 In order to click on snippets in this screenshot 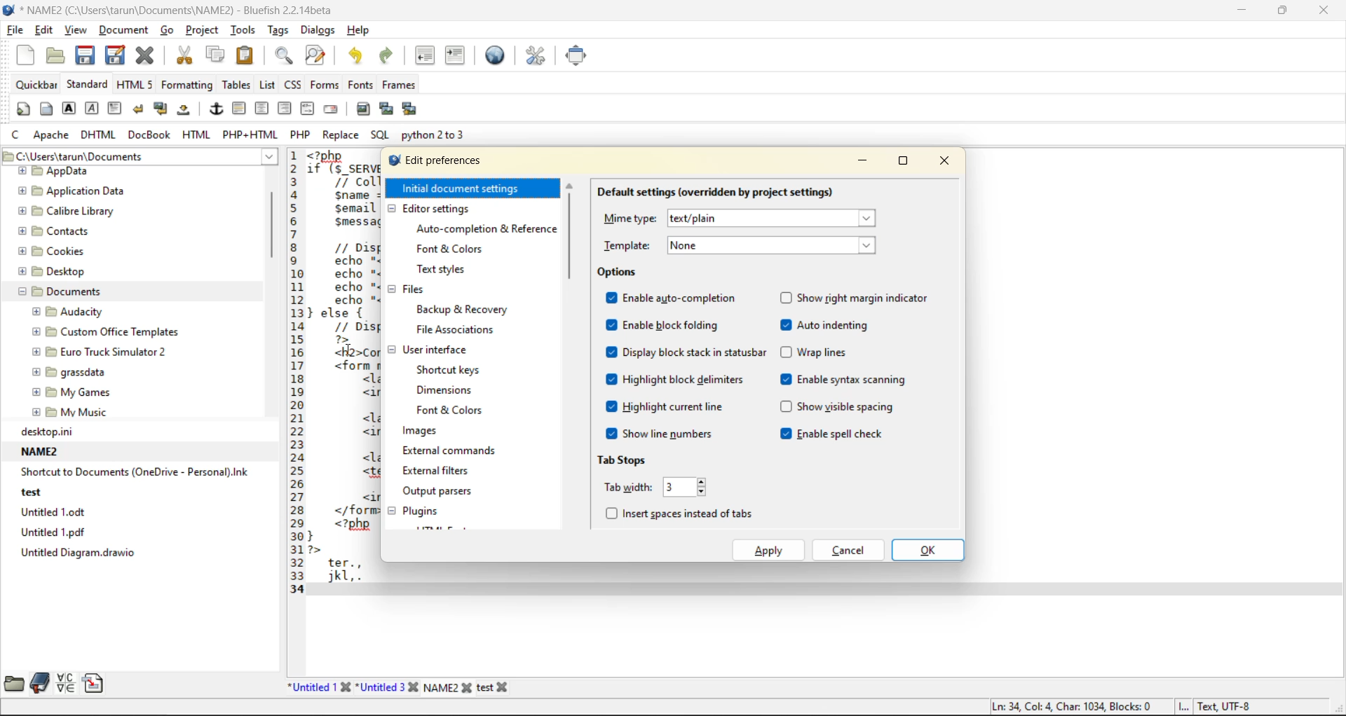, I will do `click(93, 684)`.